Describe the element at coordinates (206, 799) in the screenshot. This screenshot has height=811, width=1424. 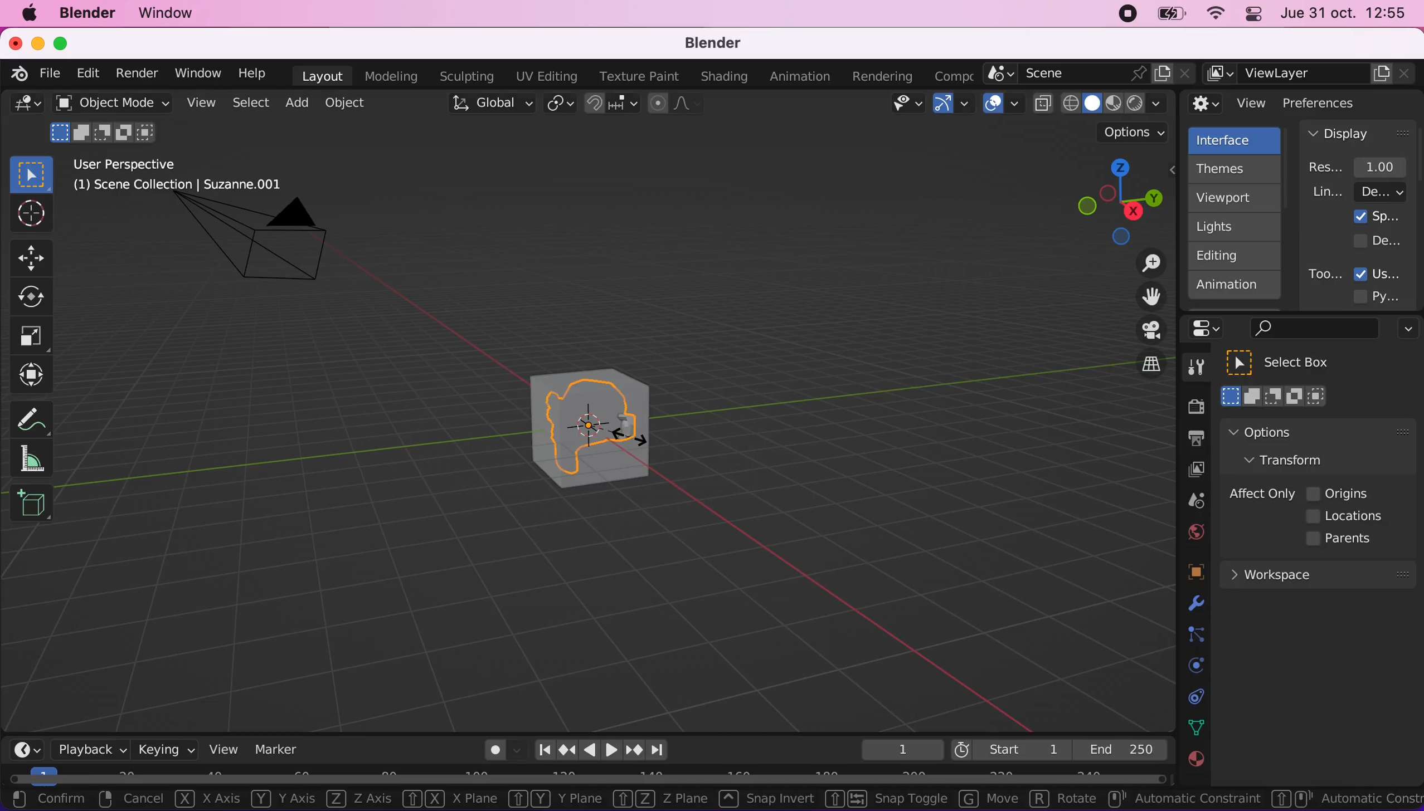
I see `x axis` at that location.